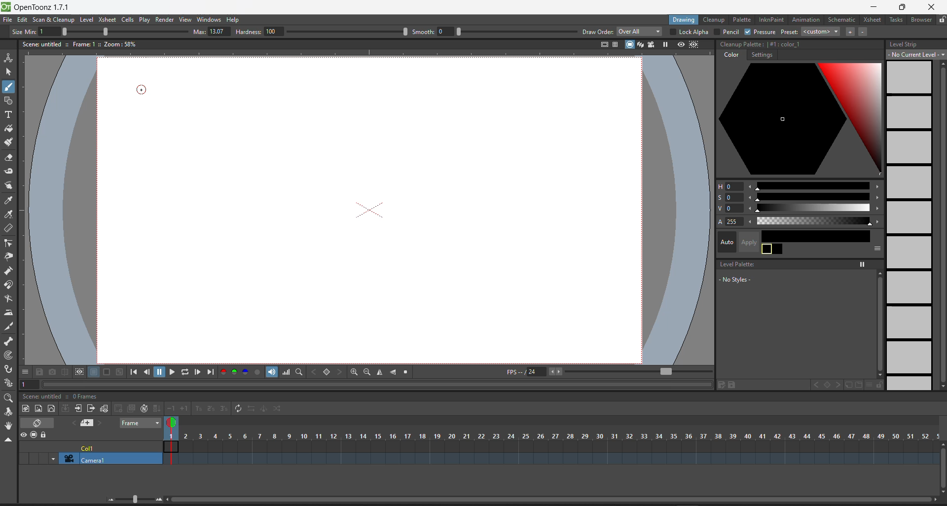  I want to click on cleanup palette, so click(800, 120).